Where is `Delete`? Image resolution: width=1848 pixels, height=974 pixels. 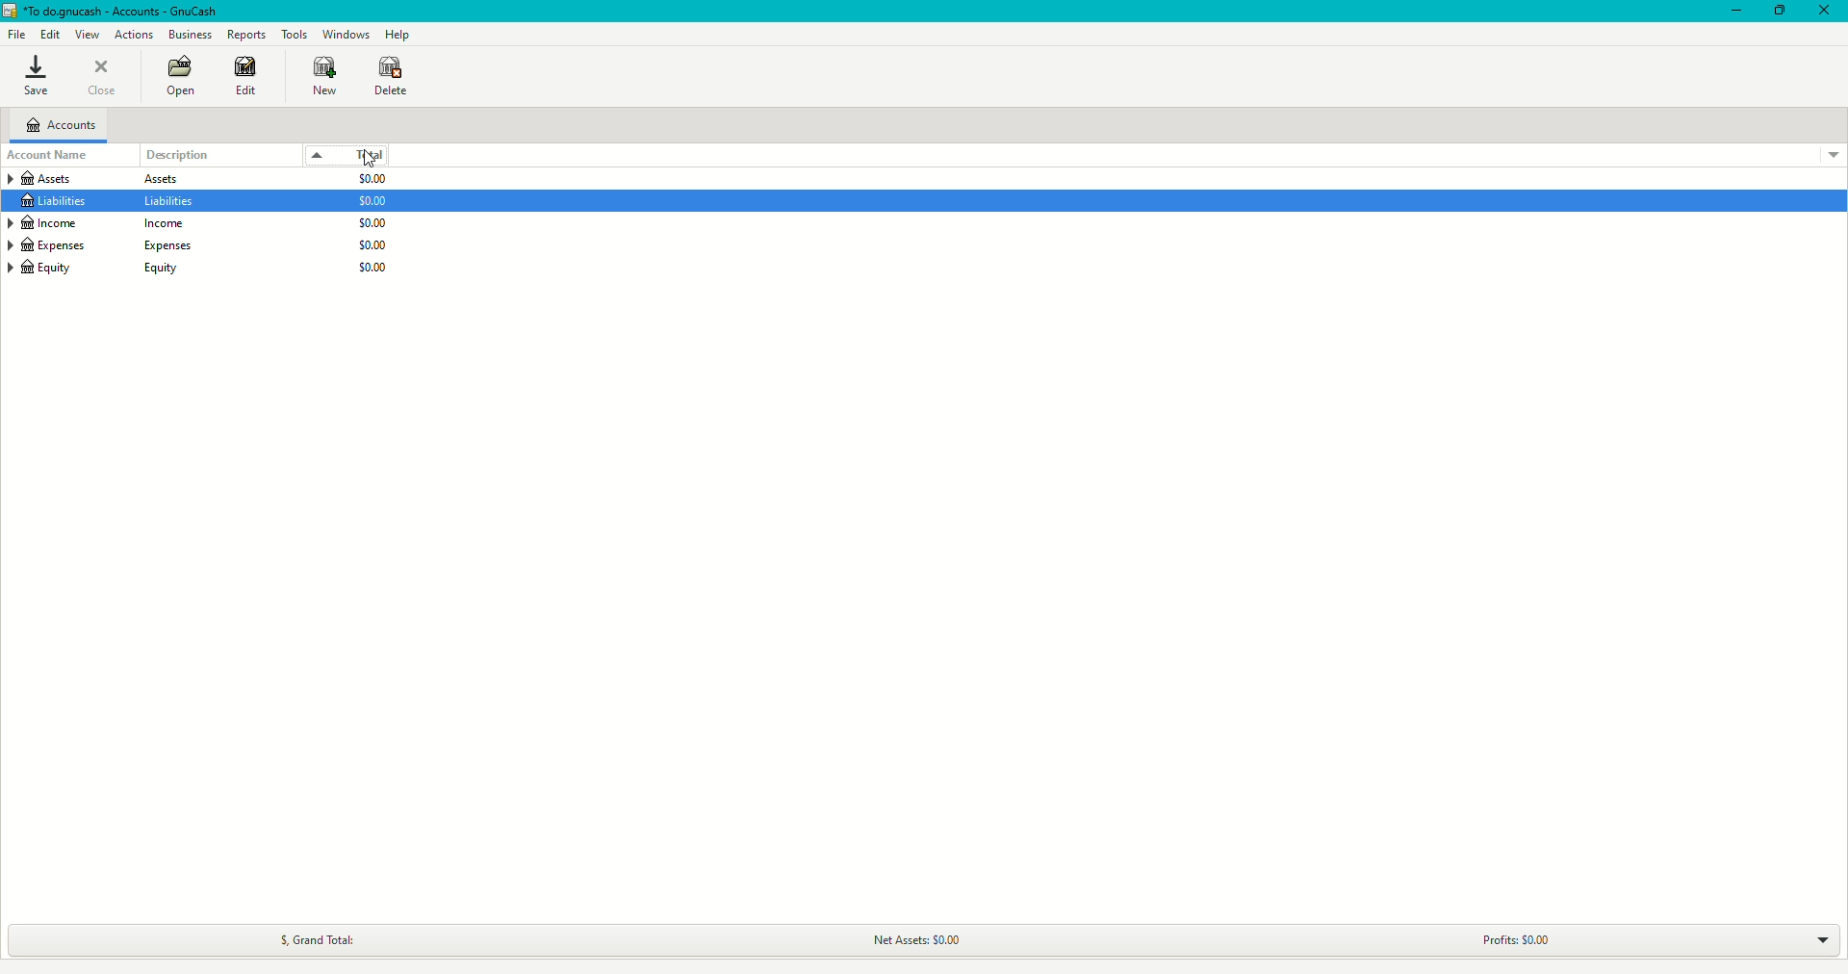 Delete is located at coordinates (390, 74).